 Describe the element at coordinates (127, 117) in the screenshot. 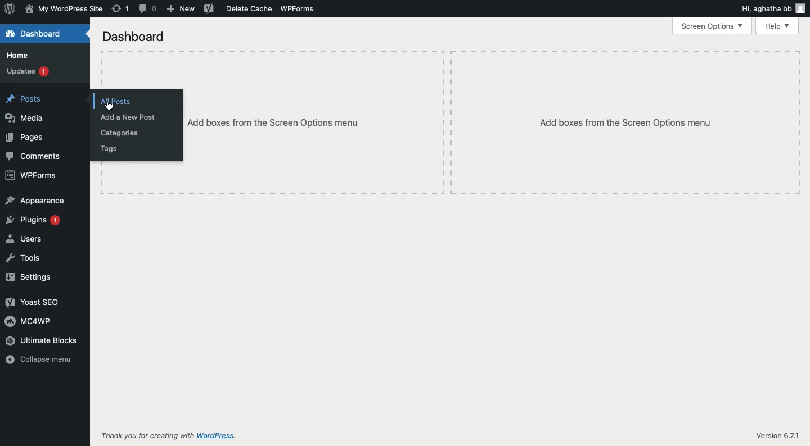

I see `Add a new post` at that location.